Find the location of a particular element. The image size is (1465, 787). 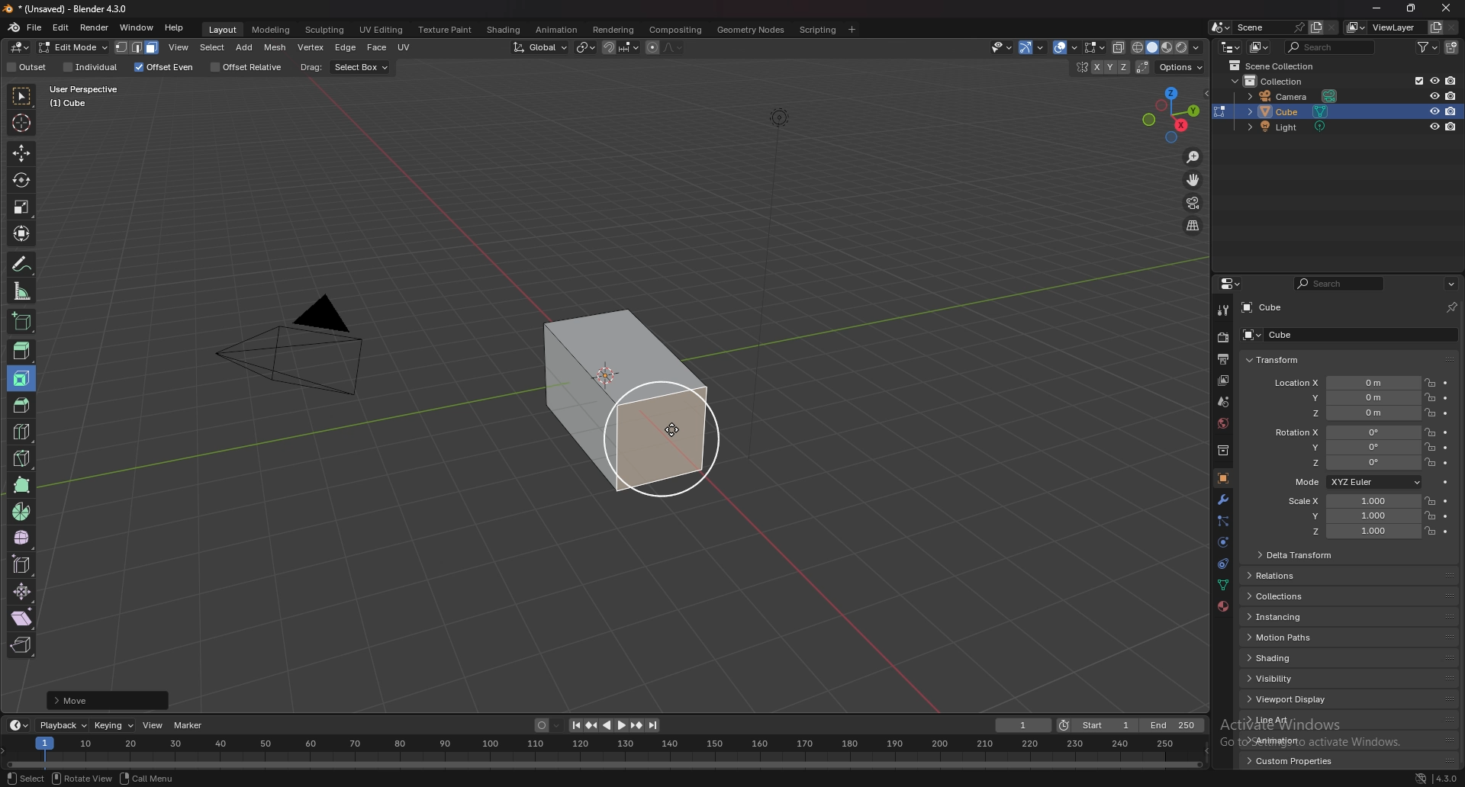

orthographic/perspective is located at coordinates (1193, 226).